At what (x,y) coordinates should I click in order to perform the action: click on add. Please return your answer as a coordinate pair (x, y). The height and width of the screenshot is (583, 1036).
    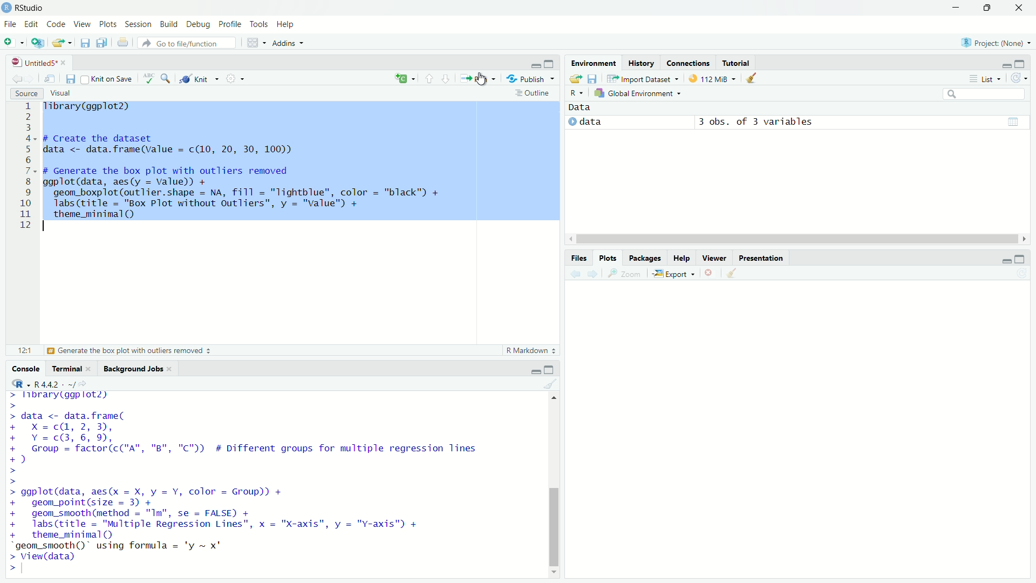
    Looking at the image, I should click on (397, 79).